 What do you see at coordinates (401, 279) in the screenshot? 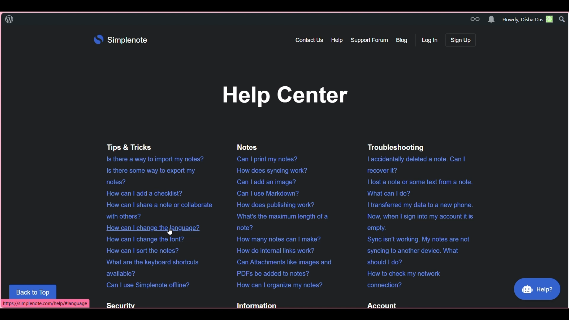
I see `How to check my network connection?` at bounding box center [401, 279].